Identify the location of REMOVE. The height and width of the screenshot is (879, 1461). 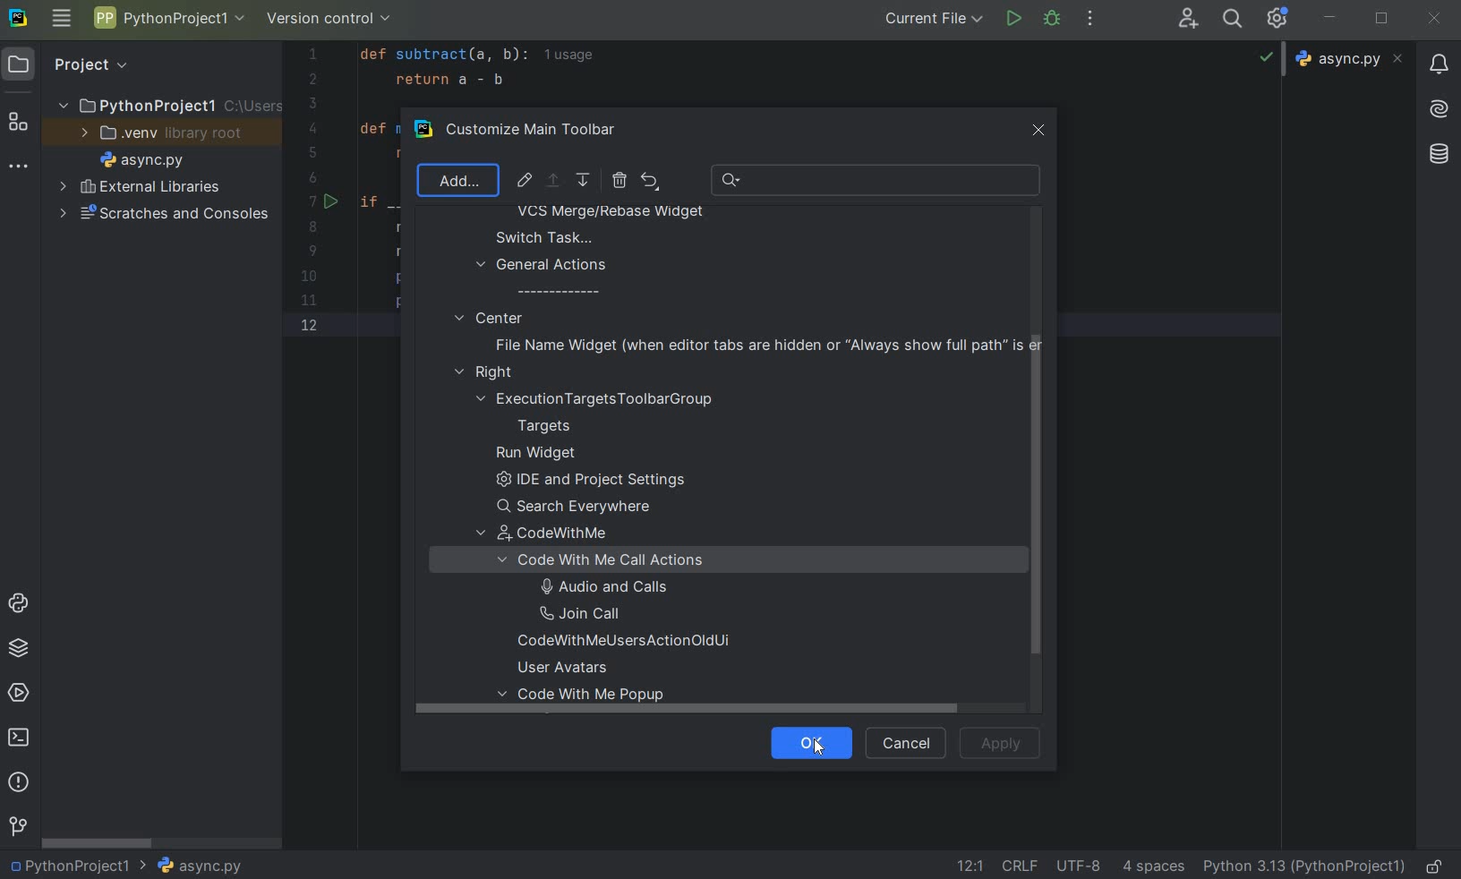
(619, 180).